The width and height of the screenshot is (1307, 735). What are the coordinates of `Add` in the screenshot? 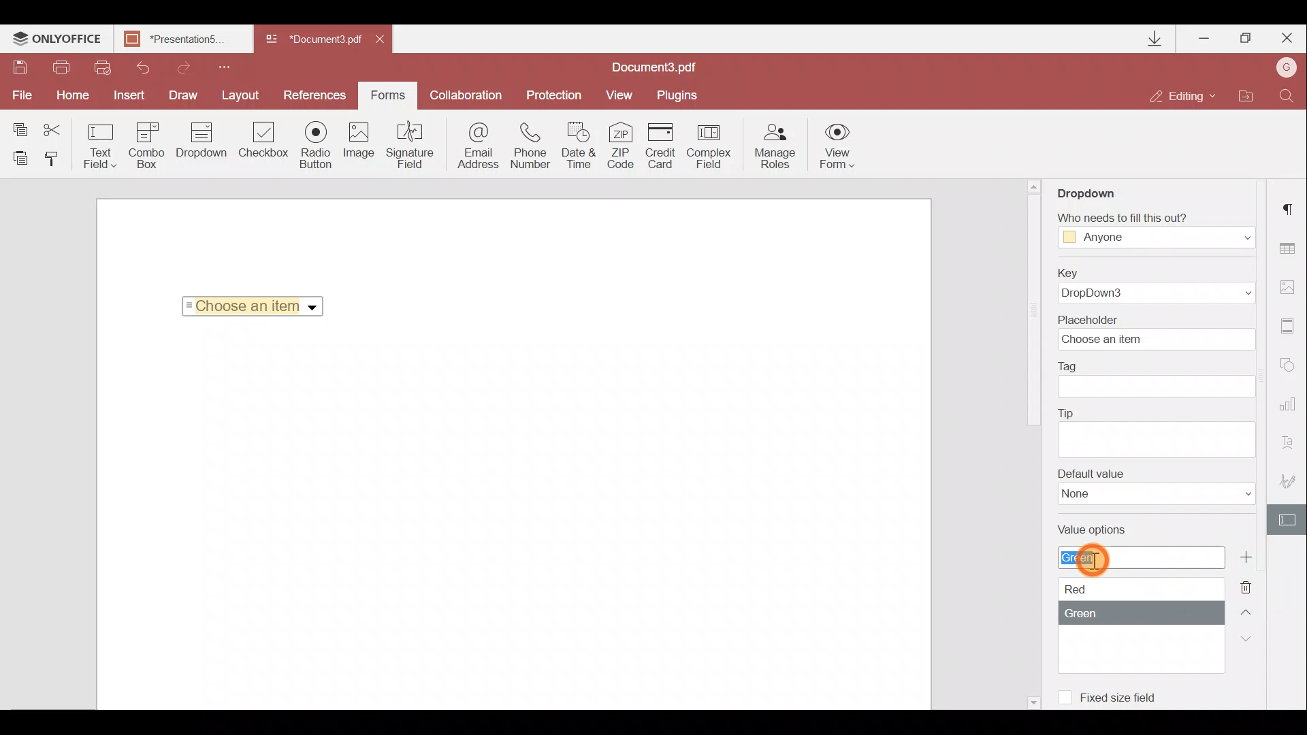 It's located at (1245, 557).